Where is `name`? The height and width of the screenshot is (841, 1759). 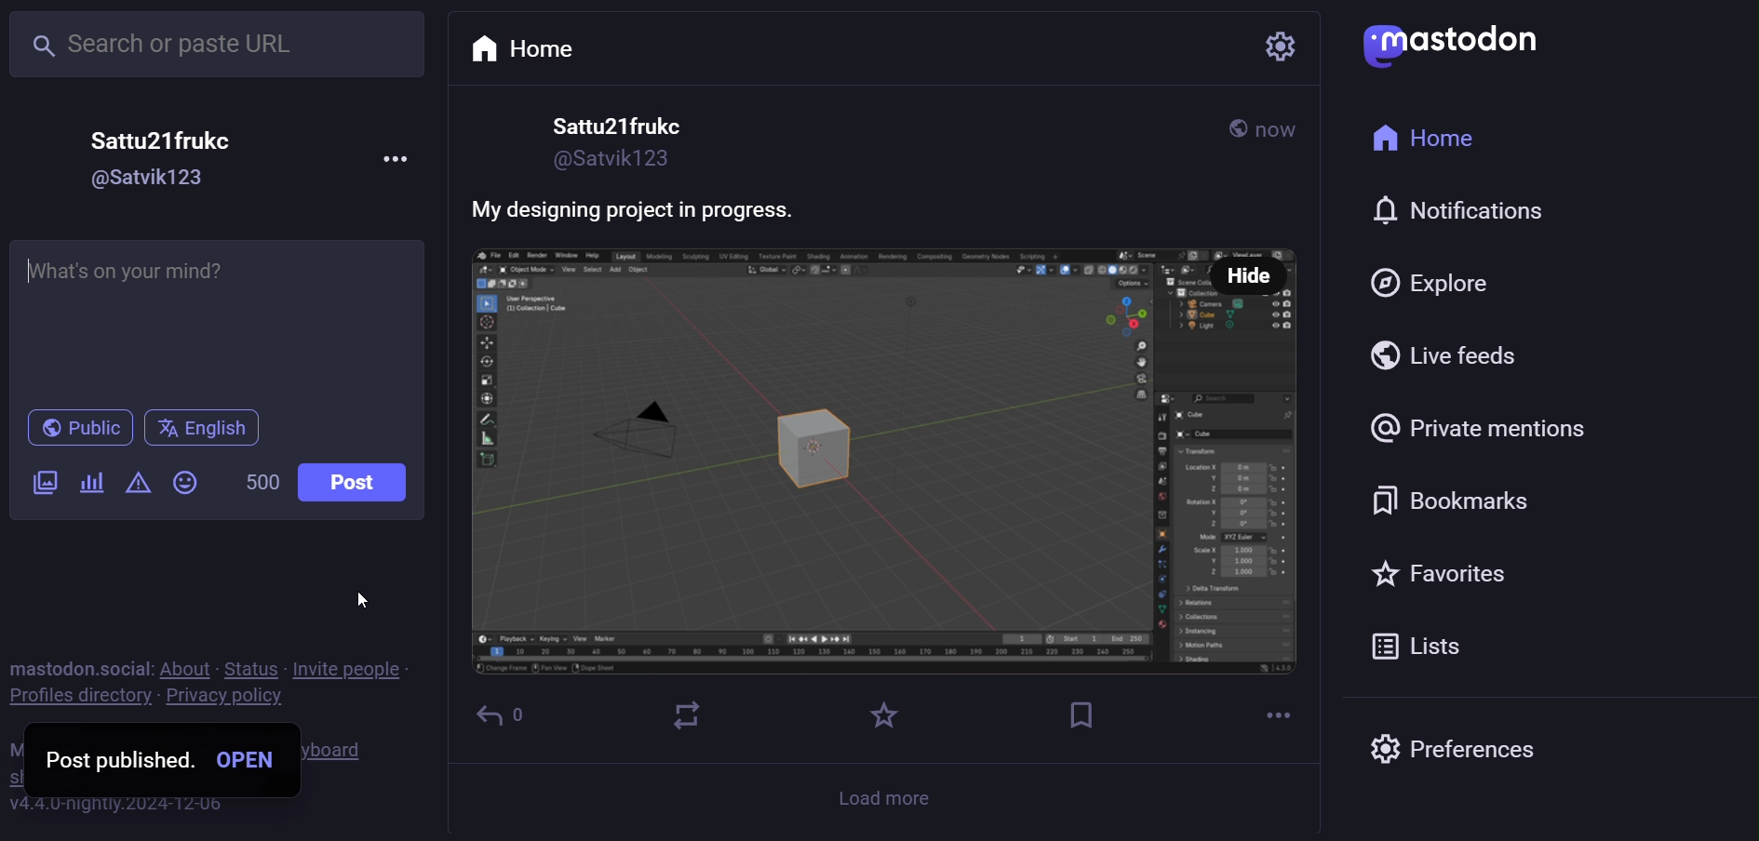 name is located at coordinates (162, 139).